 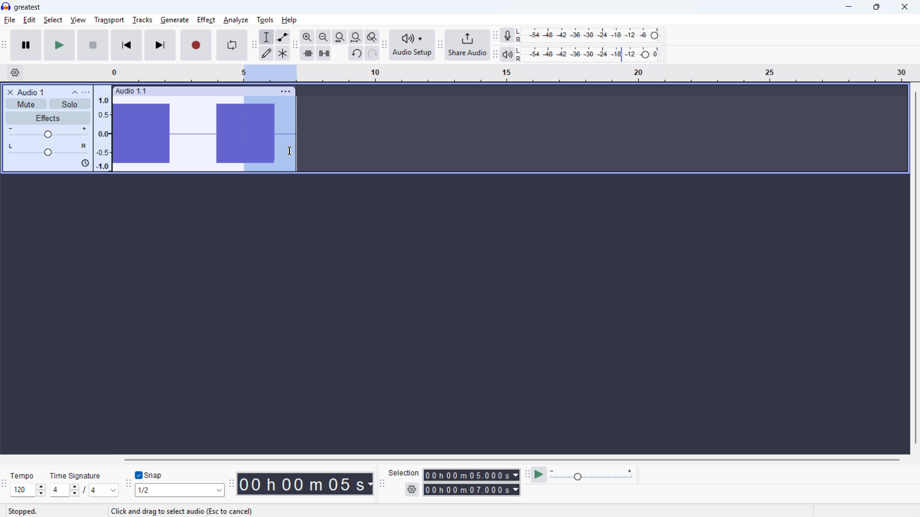 What do you see at coordinates (385, 46) in the screenshot?
I see `Audio setup toolbar ` at bounding box center [385, 46].